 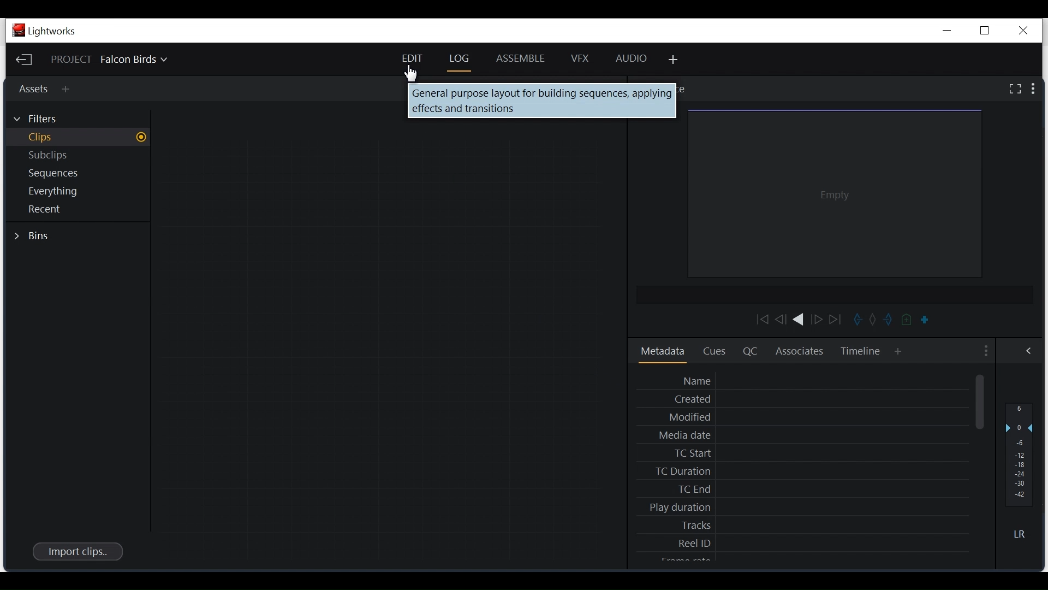 I want to click on Show Recents within the Projects, so click(x=74, y=210).